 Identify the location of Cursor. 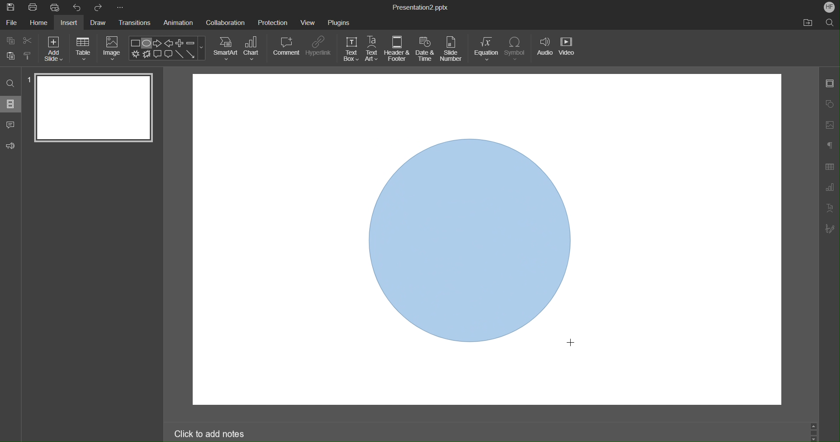
(573, 343).